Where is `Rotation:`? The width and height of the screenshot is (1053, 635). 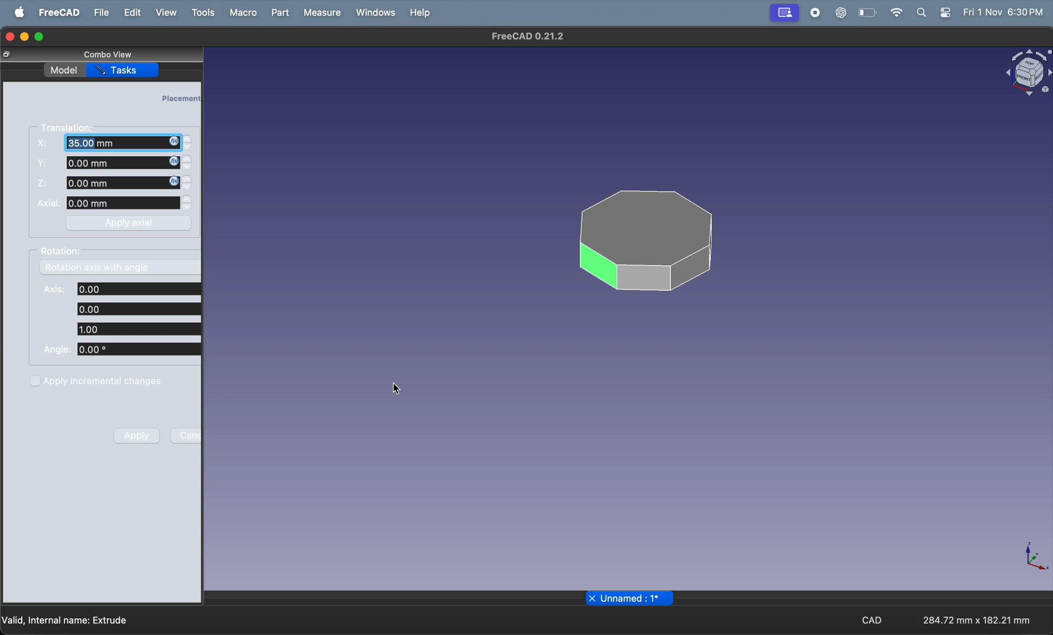 Rotation: is located at coordinates (64, 251).